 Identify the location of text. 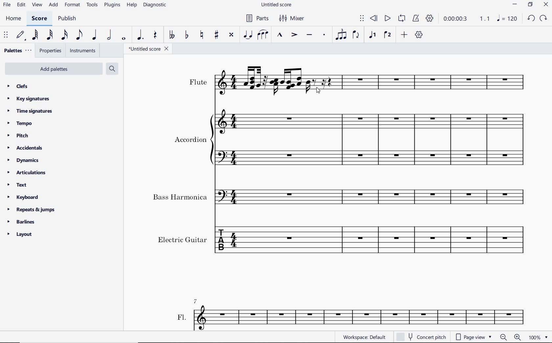
(182, 239).